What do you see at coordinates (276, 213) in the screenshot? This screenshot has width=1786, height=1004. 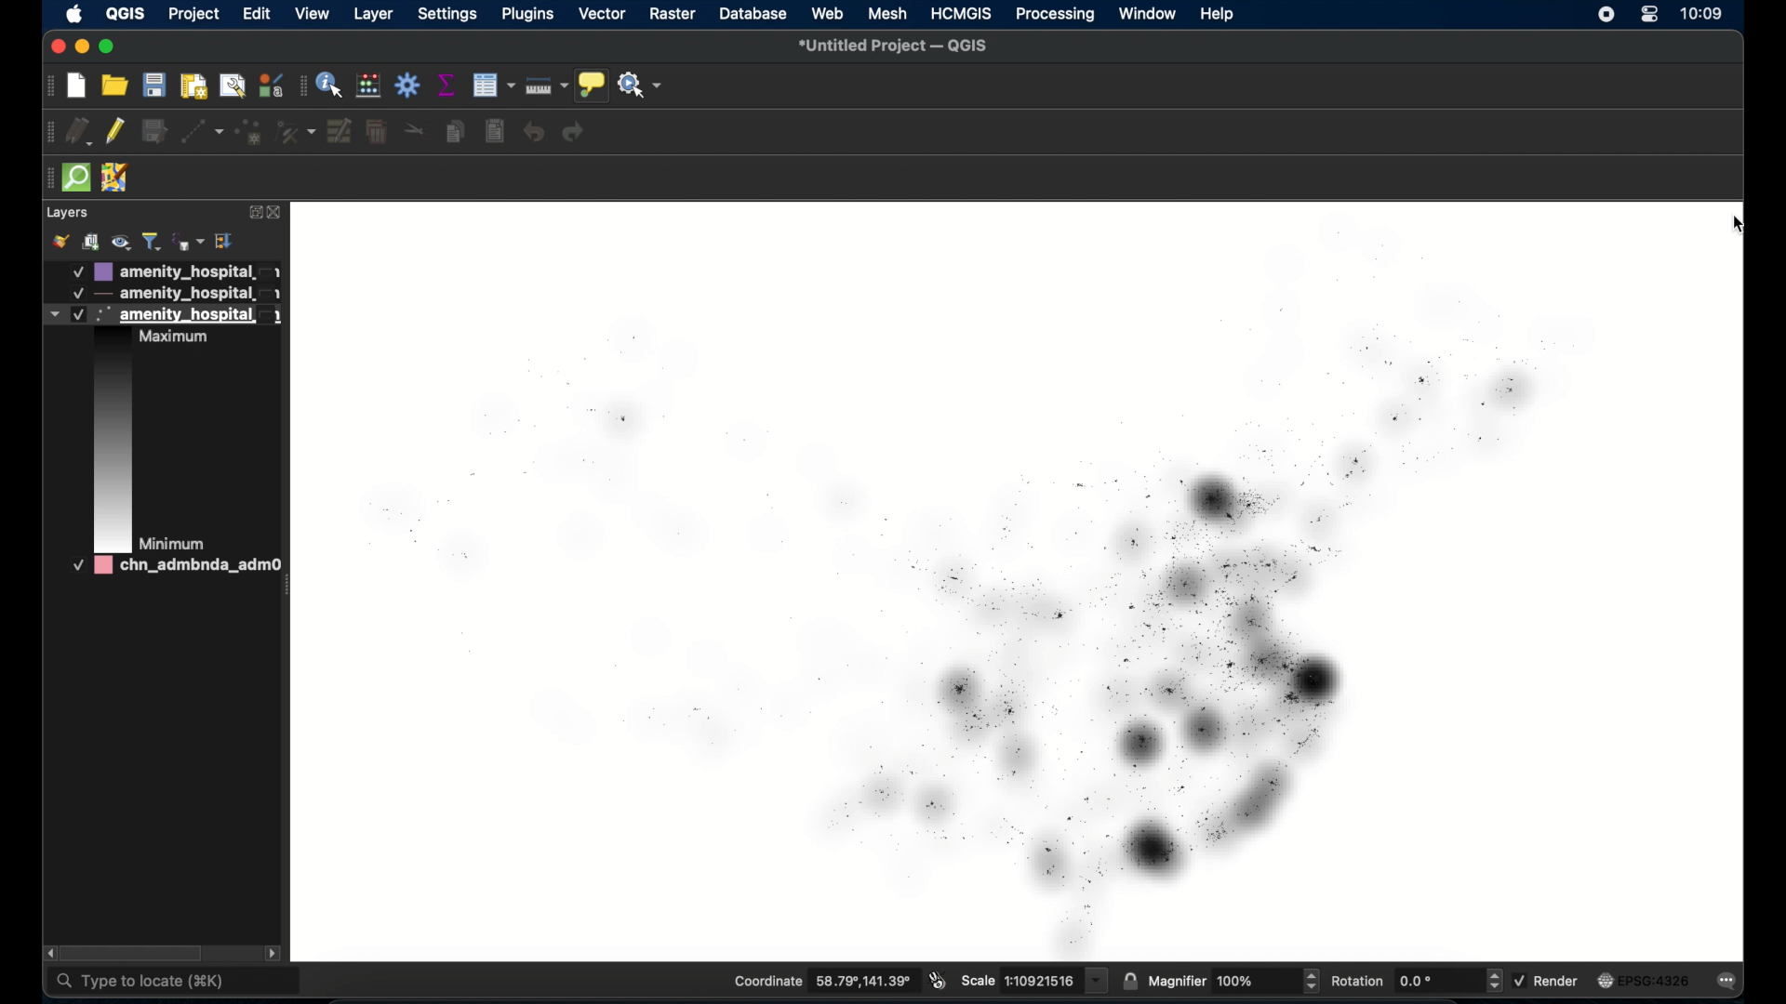 I see `close` at bounding box center [276, 213].